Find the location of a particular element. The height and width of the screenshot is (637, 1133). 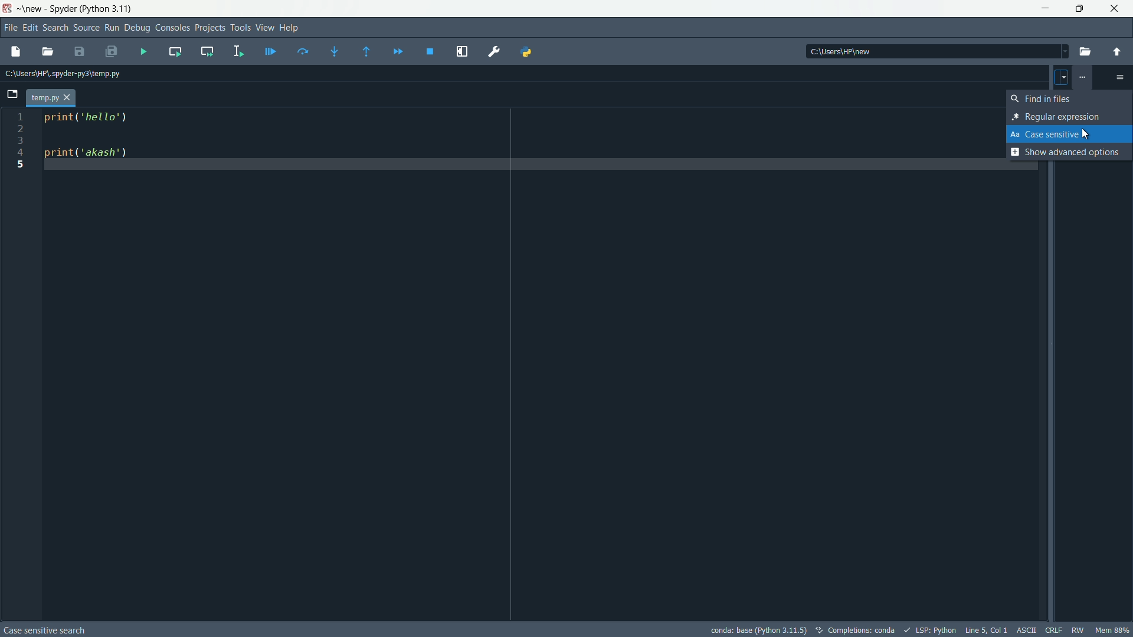

run current line is located at coordinates (303, 51).